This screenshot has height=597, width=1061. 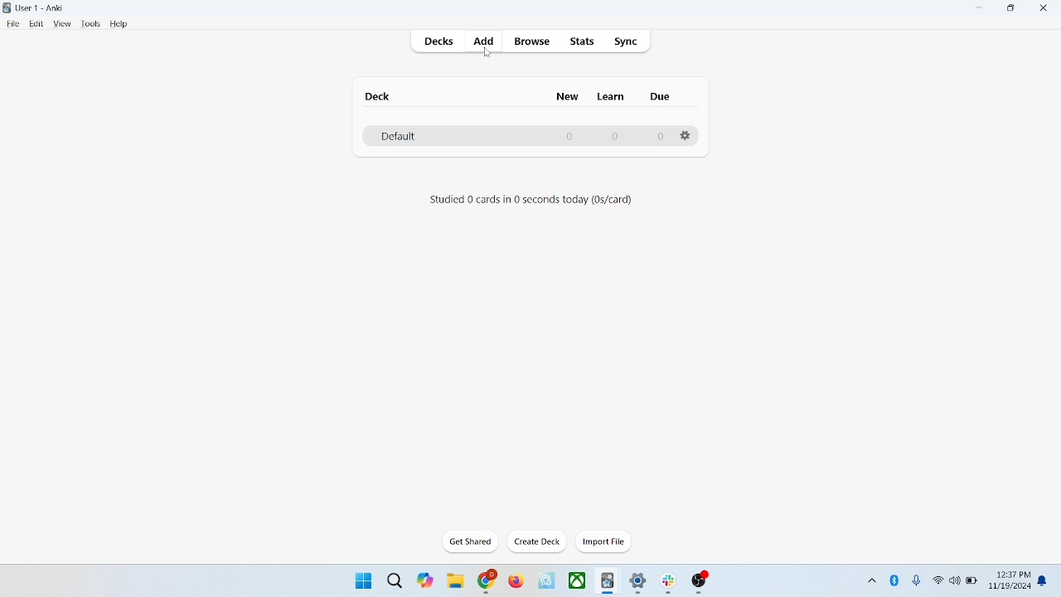 I want to click on firefox, so click(x=516, y=581).